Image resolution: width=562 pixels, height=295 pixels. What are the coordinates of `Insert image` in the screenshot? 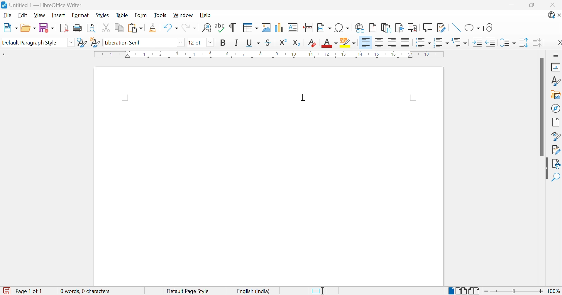 It's located at (266, 28).